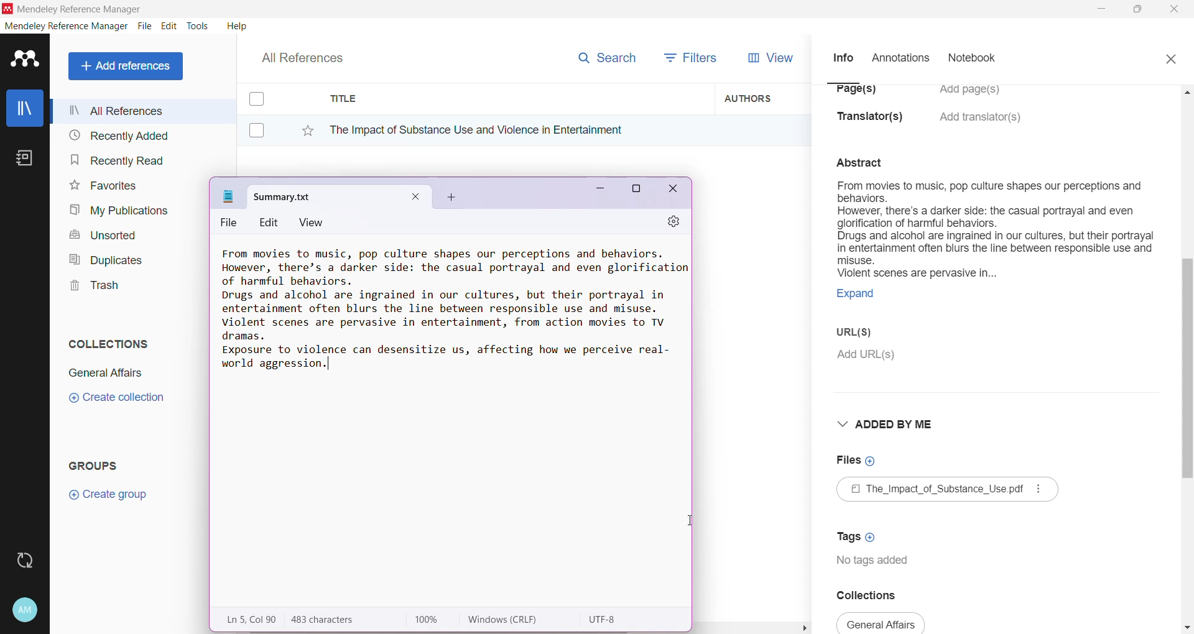 This screenshot has width=1194, height=634. What do you see at coordinates (116, 400) in the screenshot?
I see `Click to Create Collection` at bounding box center [116, 400].